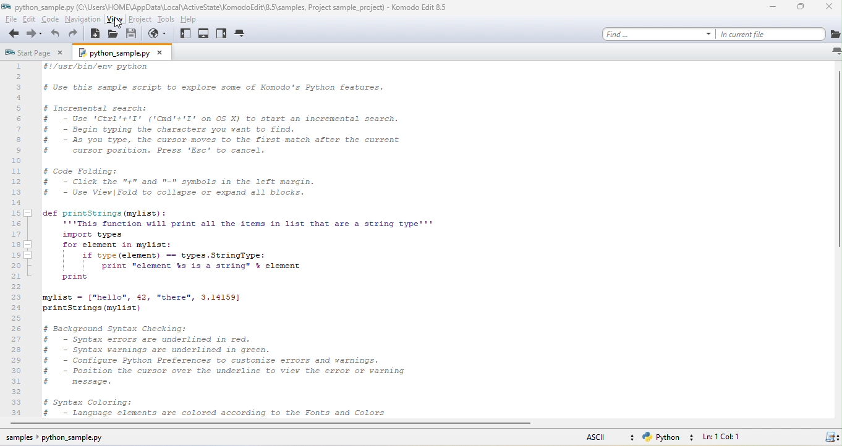 The image size is (842, 446). I want to click on project, so click(145, 22).